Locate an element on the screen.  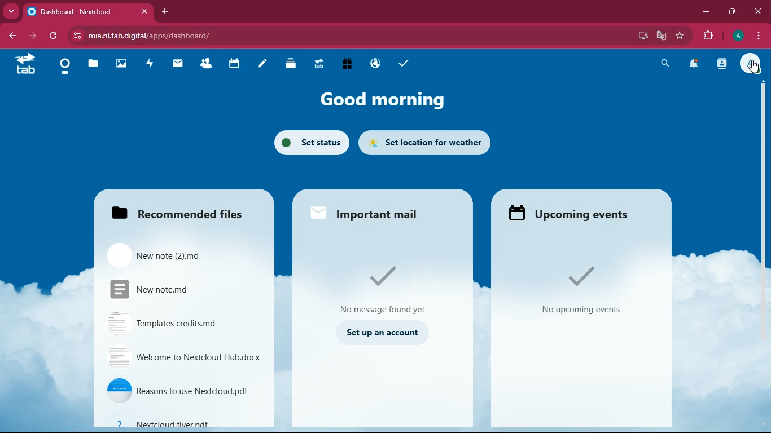
friends is located at coordinates (207, 64).